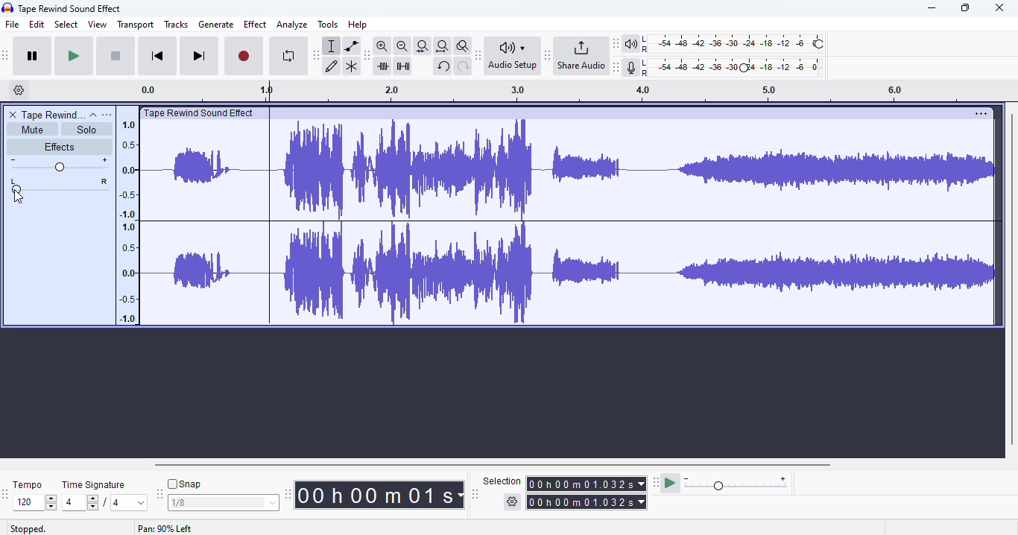 Image resolution: width=1018 pixels, height=535 pixels. What do you see at coordinates (54, 114) in the screenshot?
I see `track name` at bounding box center [54, 114].